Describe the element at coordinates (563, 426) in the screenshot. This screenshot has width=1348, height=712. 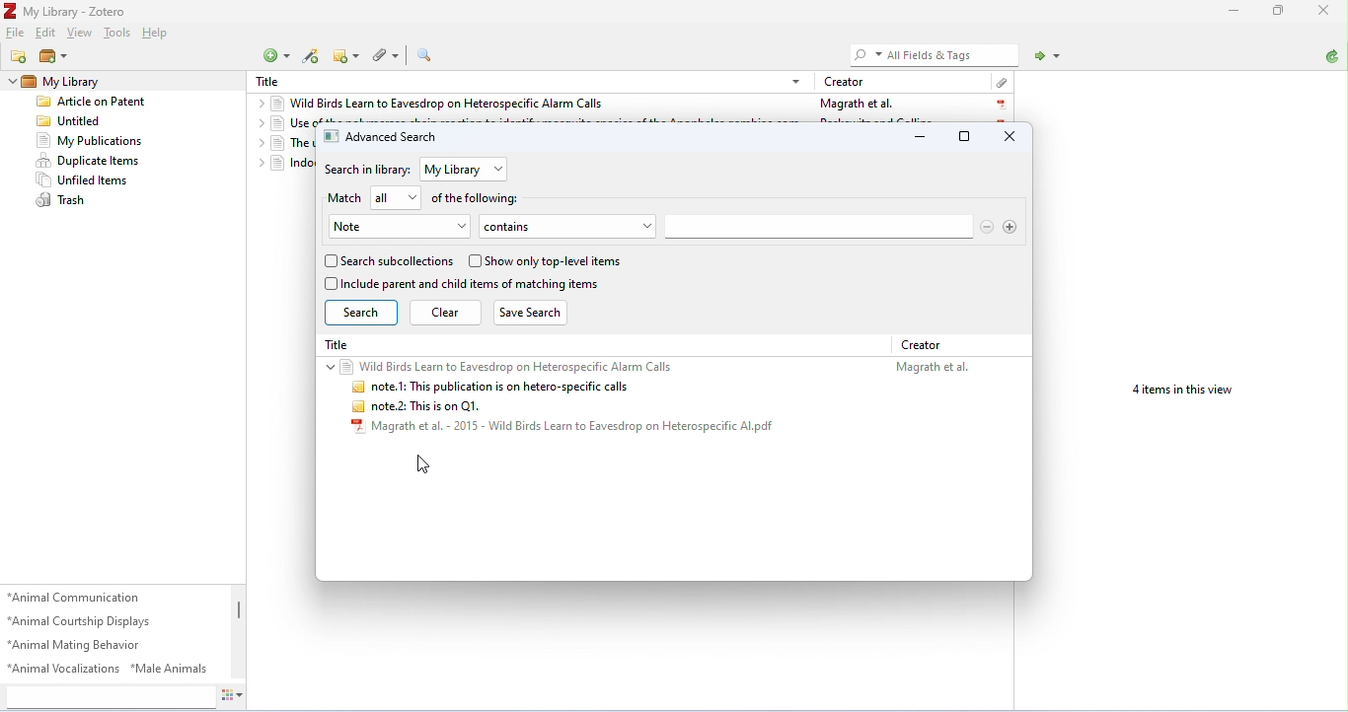
I see `Magrath et al. - 2015 - Wild Birds Learn to Eavesdrop on Heterospecific Al.pdf` at that location.